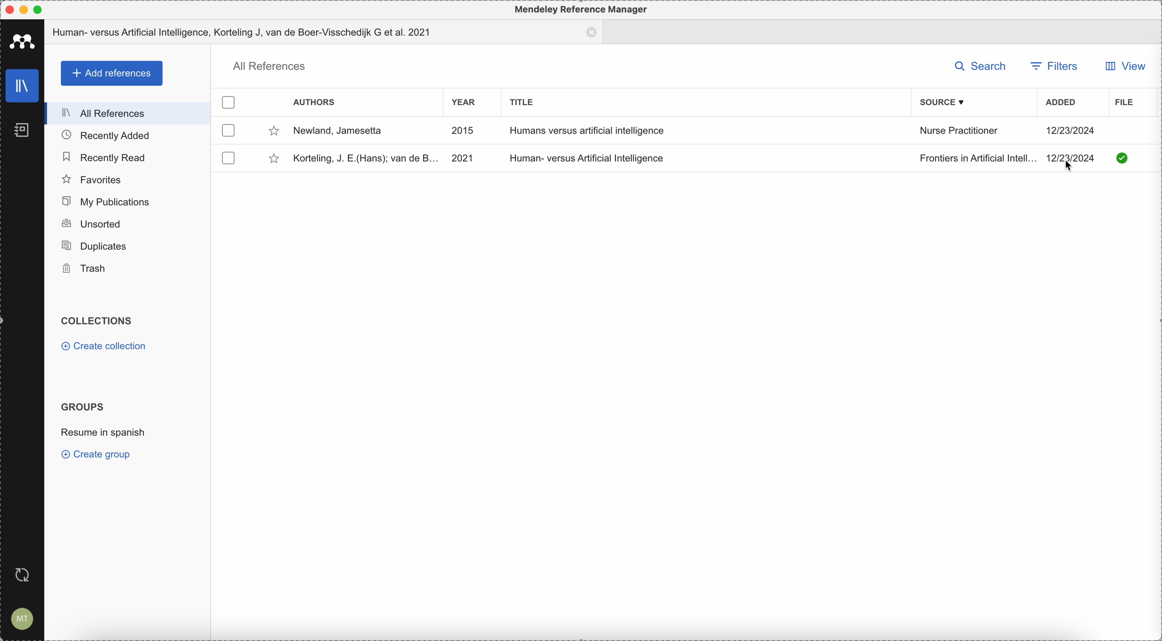 The height and width of the screenshot is (641, 1162). What do you see at coordinates (1125, 65) in the screenshot?
I see `view` at bounding box center [1125, 65].